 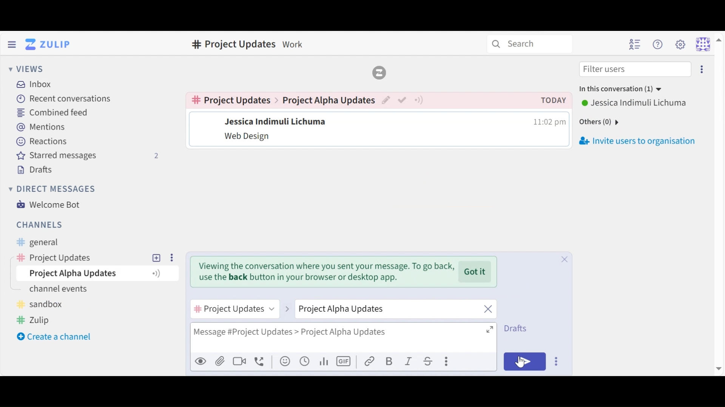 I want to click on Add an emoji, so click(x=285, y=361).